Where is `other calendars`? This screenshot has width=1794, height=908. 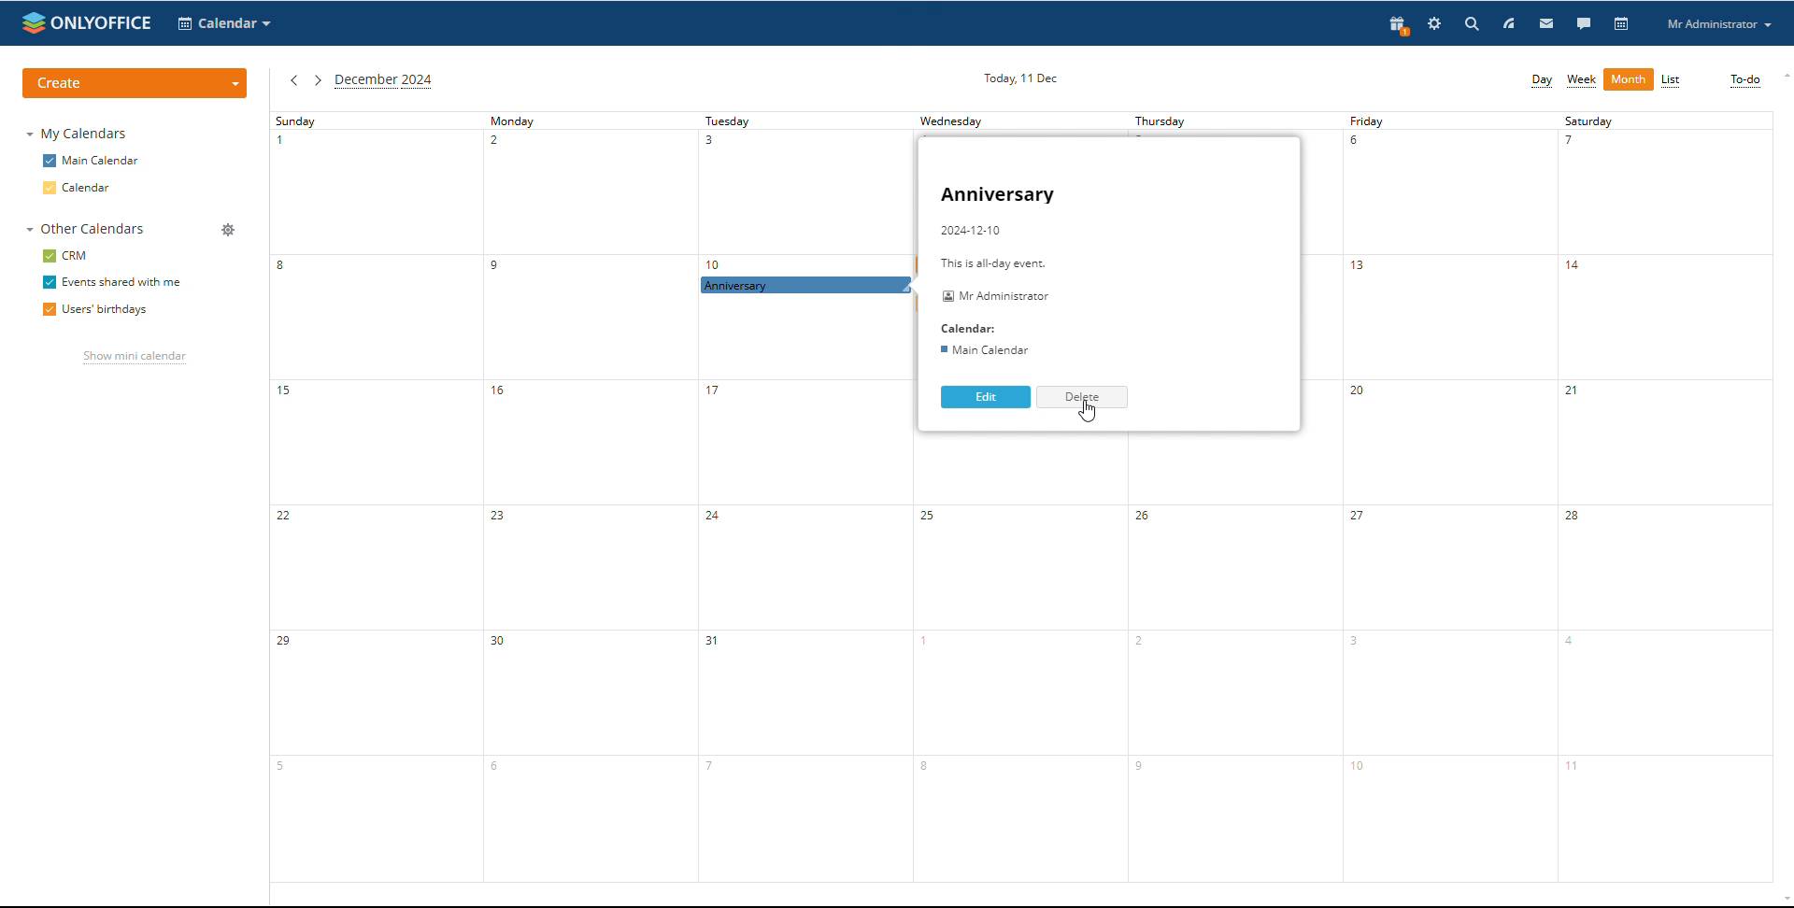
other calendars is located at coordinates (89, 229).